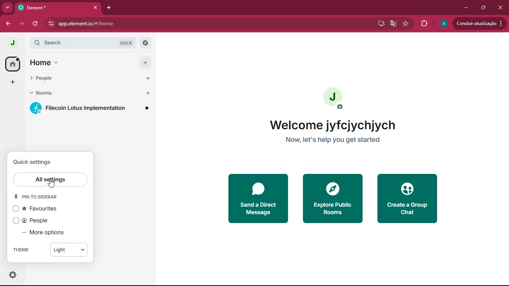 The width and height of the screenshot is (509, 286). I want to click on add, so click(145, 63).